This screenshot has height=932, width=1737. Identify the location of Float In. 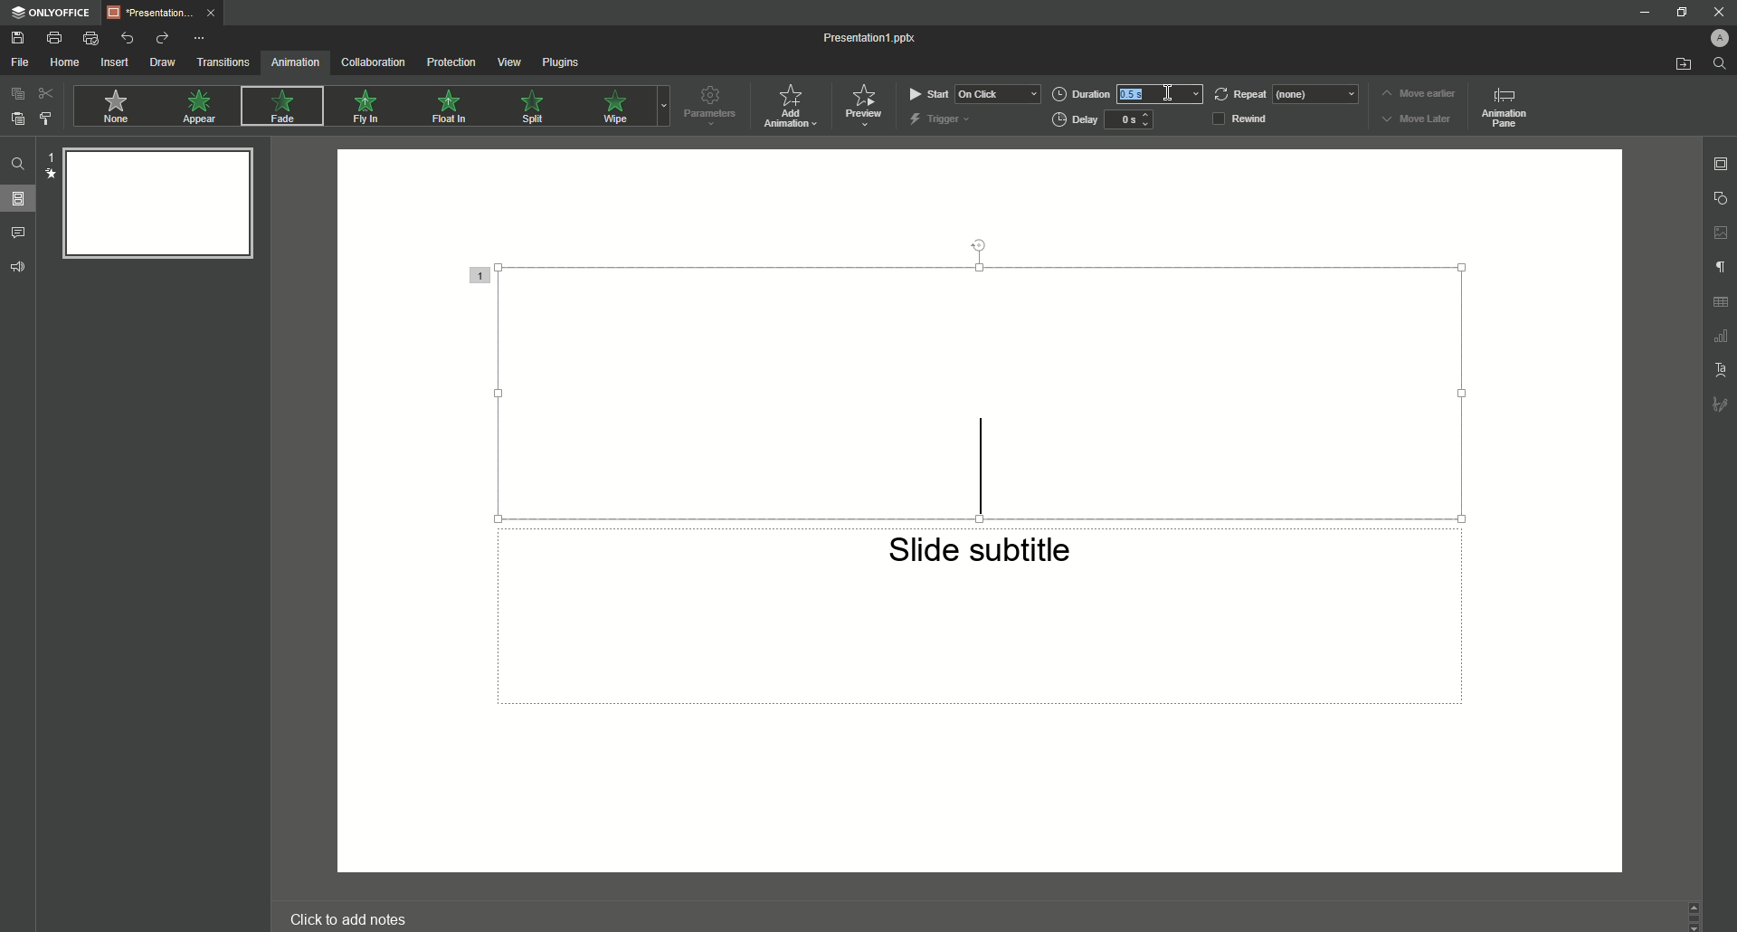
(451, 108).